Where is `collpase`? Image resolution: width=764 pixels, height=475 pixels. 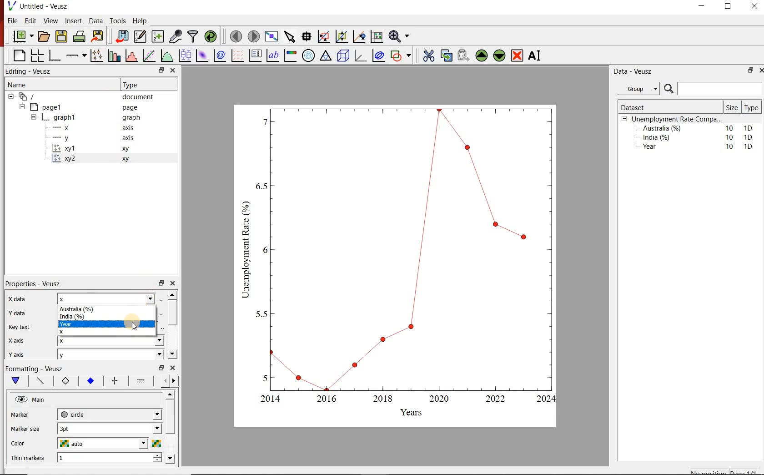 collpase is located at coordinates (624, 119).